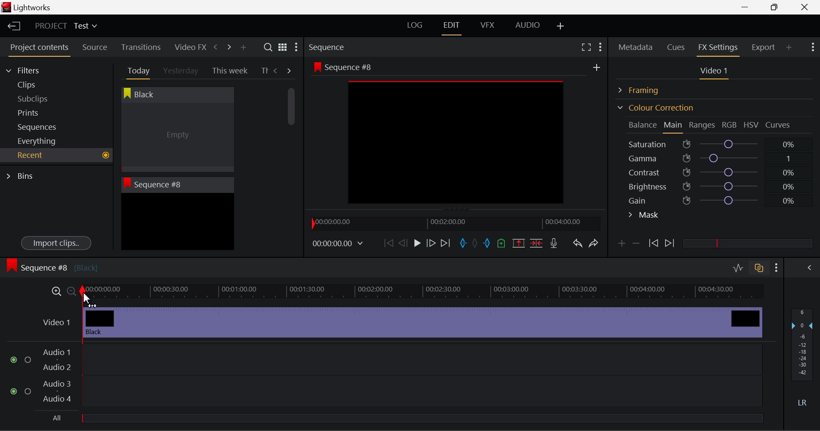 Image resolution: width=820 pixels, height=431 pixels. What do you see at coordinates (764, 47) in the screenshot?
I see `Export Panel` at bounding box center [764, 47].